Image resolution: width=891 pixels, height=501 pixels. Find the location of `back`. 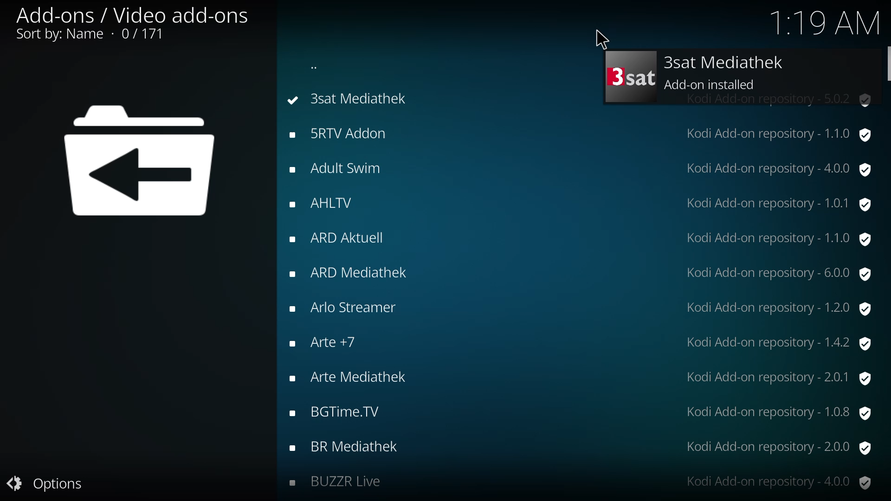

back is located at coordinates (318, 68).